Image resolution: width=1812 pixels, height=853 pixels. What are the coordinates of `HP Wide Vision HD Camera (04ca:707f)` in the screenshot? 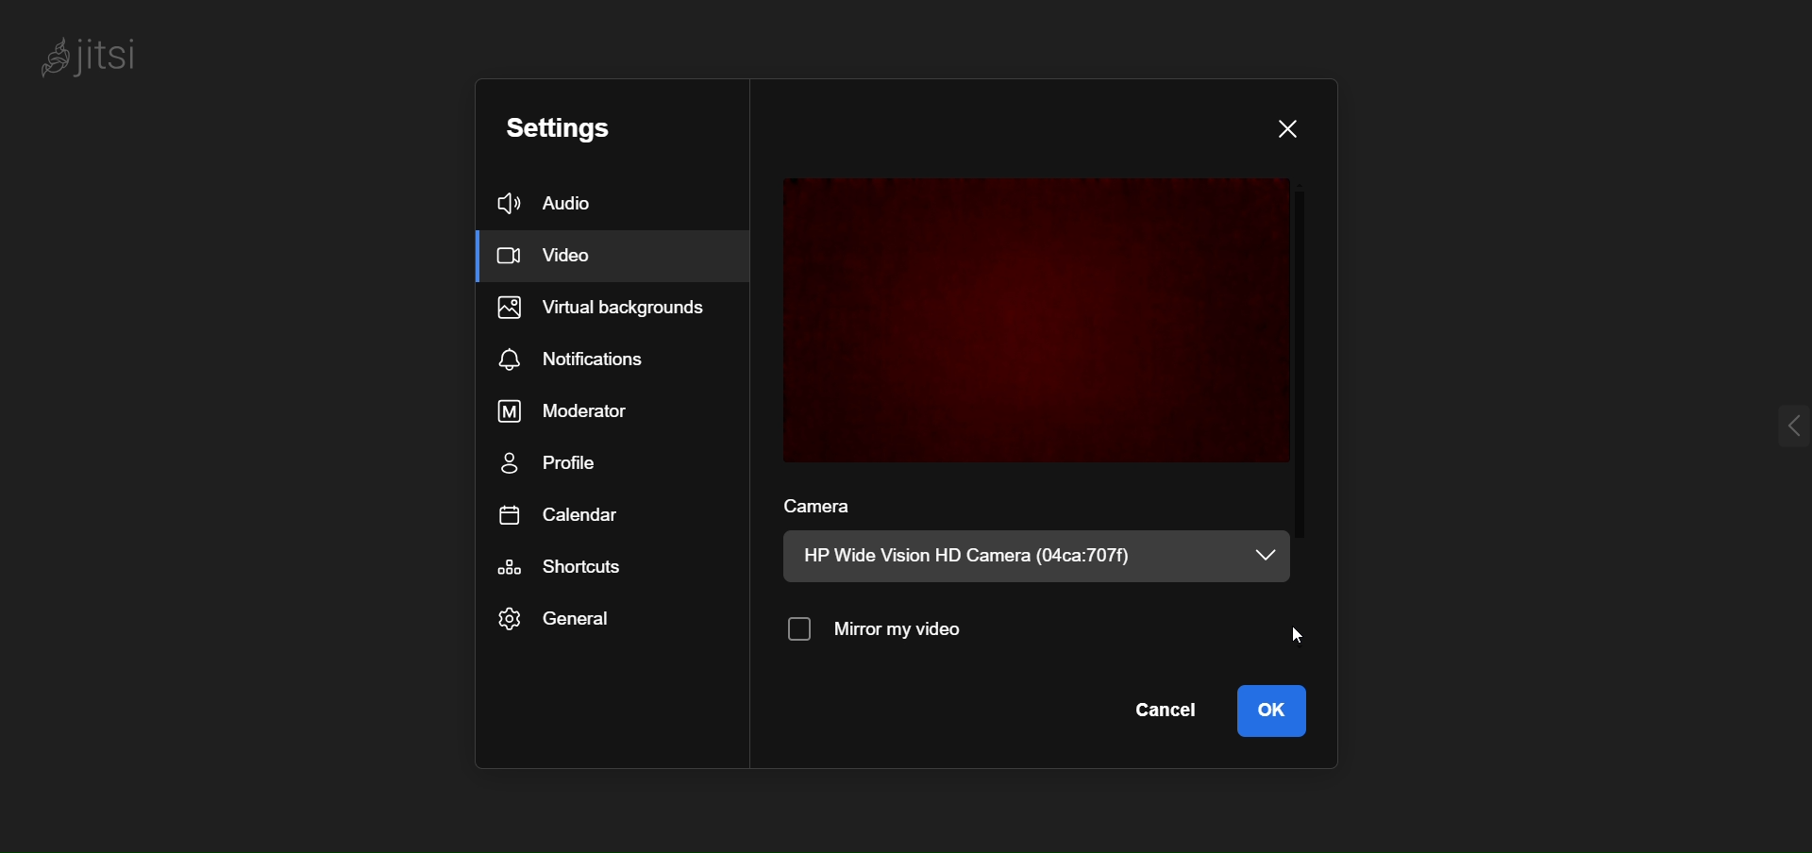 It's located at (976, 560).